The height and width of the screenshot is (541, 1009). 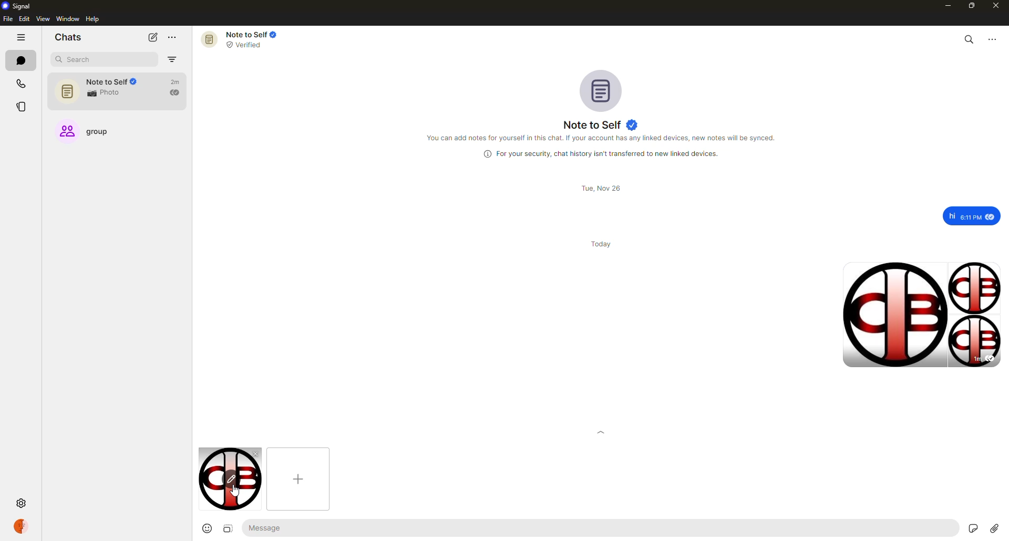 I want to click on minimize, so click(x=944, y=5).